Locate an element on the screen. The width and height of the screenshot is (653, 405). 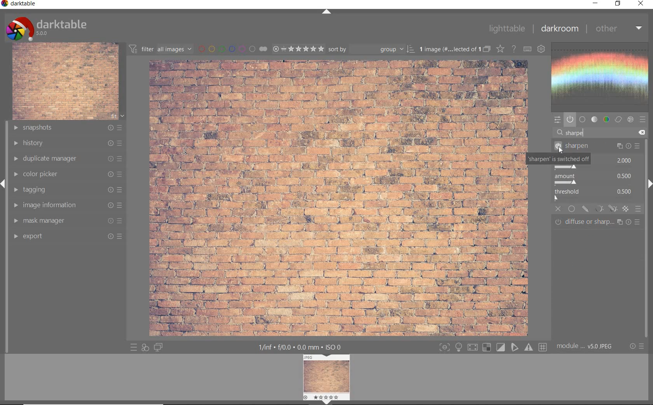
darktable is located at coordinates (20, 4).